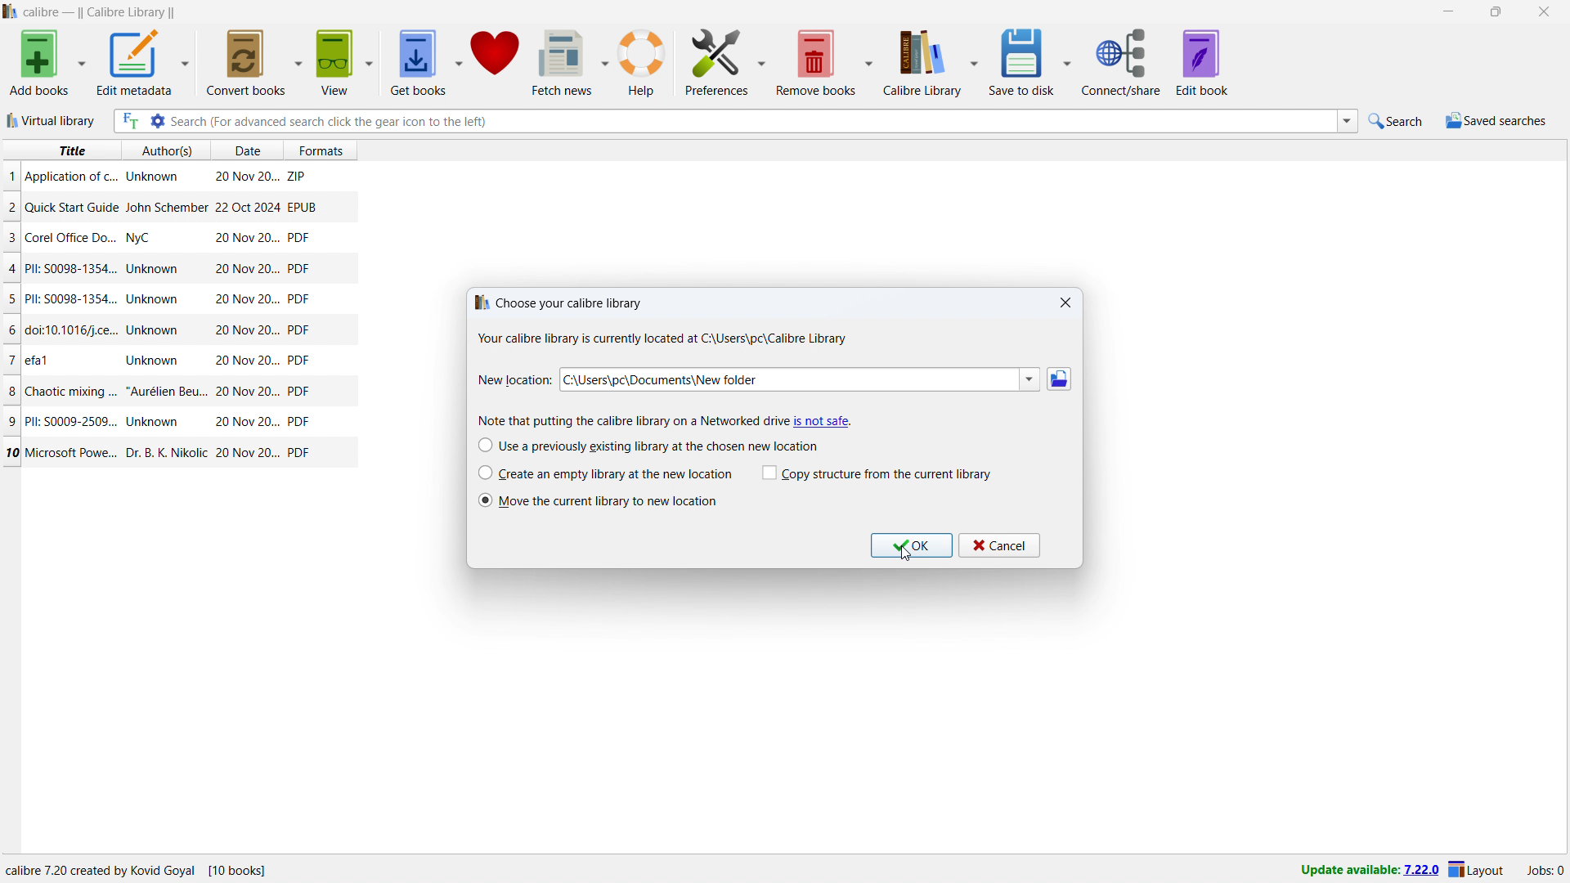 This screenshot has height=883, width=1570. What do you see at coordinates (1121, 62) in the screenshot?
I see `connect/share` at bounding box center [1121, 62].